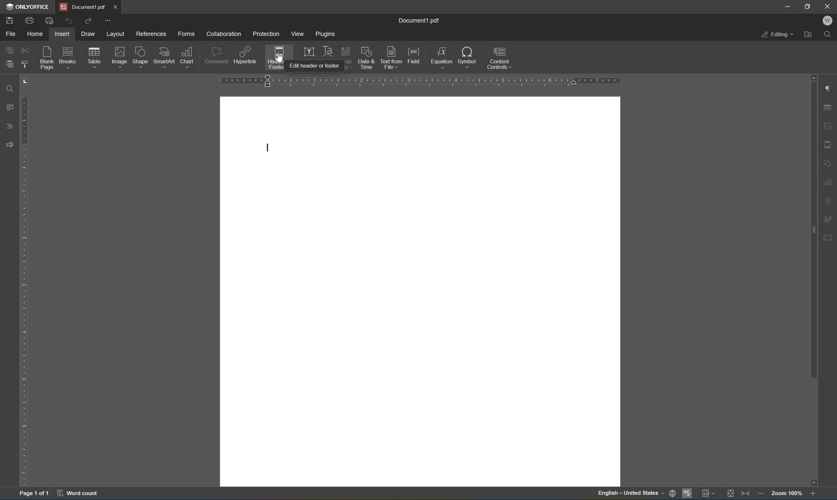 The width and height of the screenshot is (837, 500). Describe the element at coordinates (414, 56) in the screenshot. I see `field` at that location.